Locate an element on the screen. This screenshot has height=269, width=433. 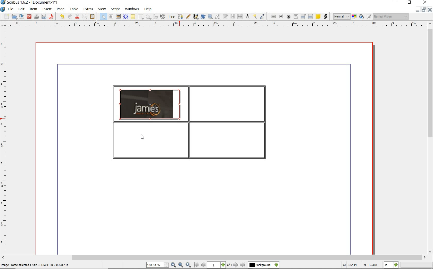
new is located at coordinates (7, 17).